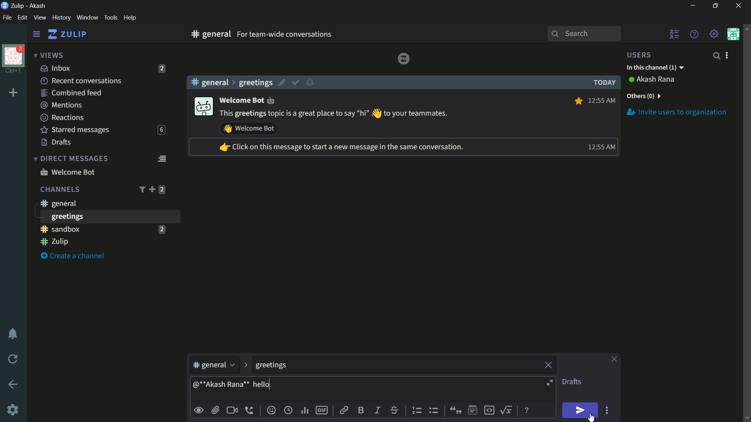  What do you see at coordinates (602, 82) in the screenshot?
I see `today` at bounding box center [602, 82].